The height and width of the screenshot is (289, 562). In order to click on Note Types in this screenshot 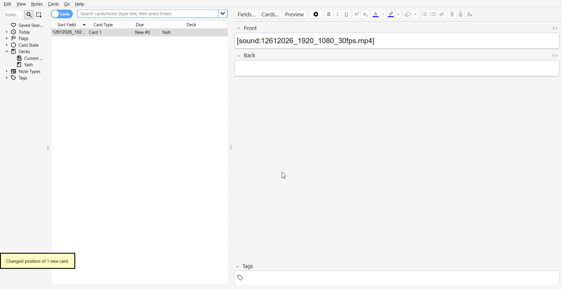, I will do `click(23, 71)`.